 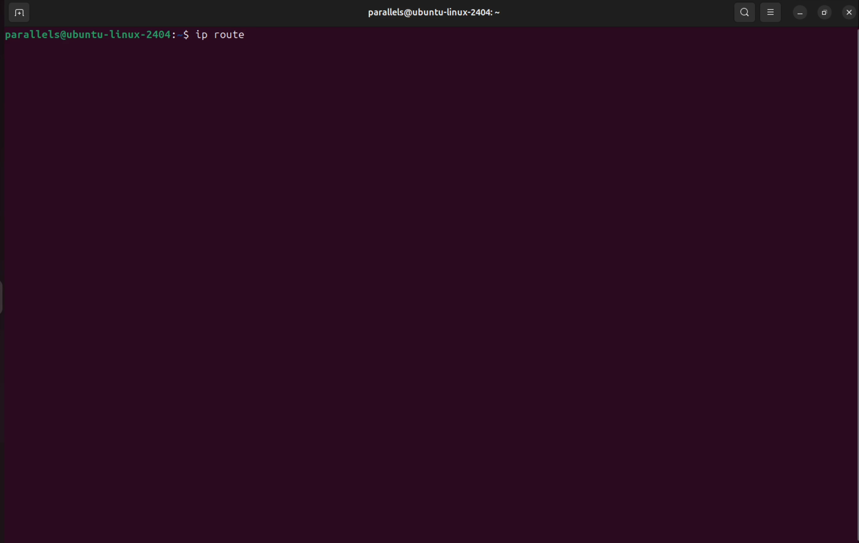 What do you see at coordinates (799, 12) in the screenshot?
I see `minimize` at bounding box center [799, 12].